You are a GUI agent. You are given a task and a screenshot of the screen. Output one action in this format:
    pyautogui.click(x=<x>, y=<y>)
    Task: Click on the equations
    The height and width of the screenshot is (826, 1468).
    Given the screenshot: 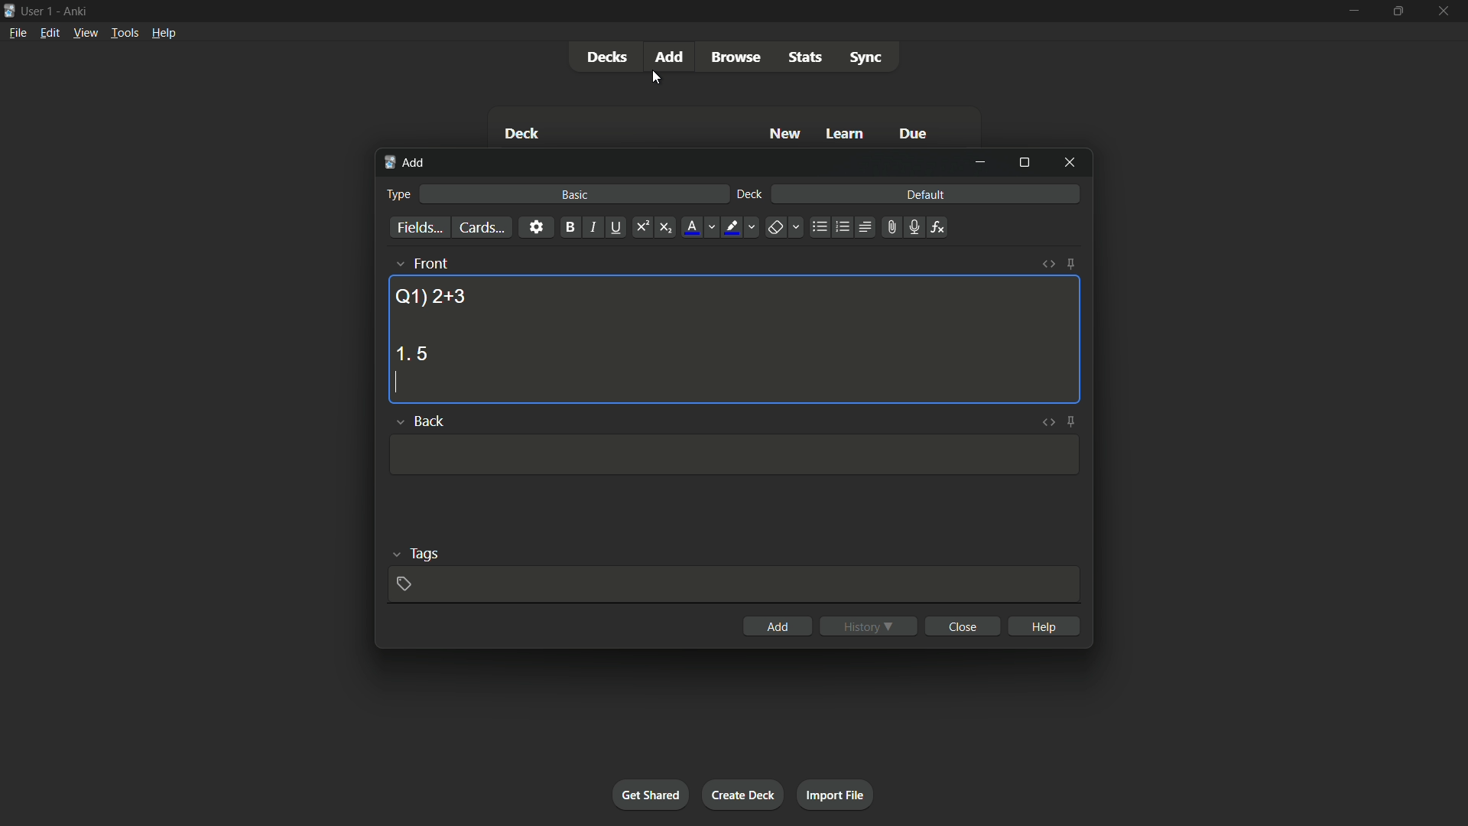 What is the action you would take?
    pyautogui.click(x=937, y=227)
    